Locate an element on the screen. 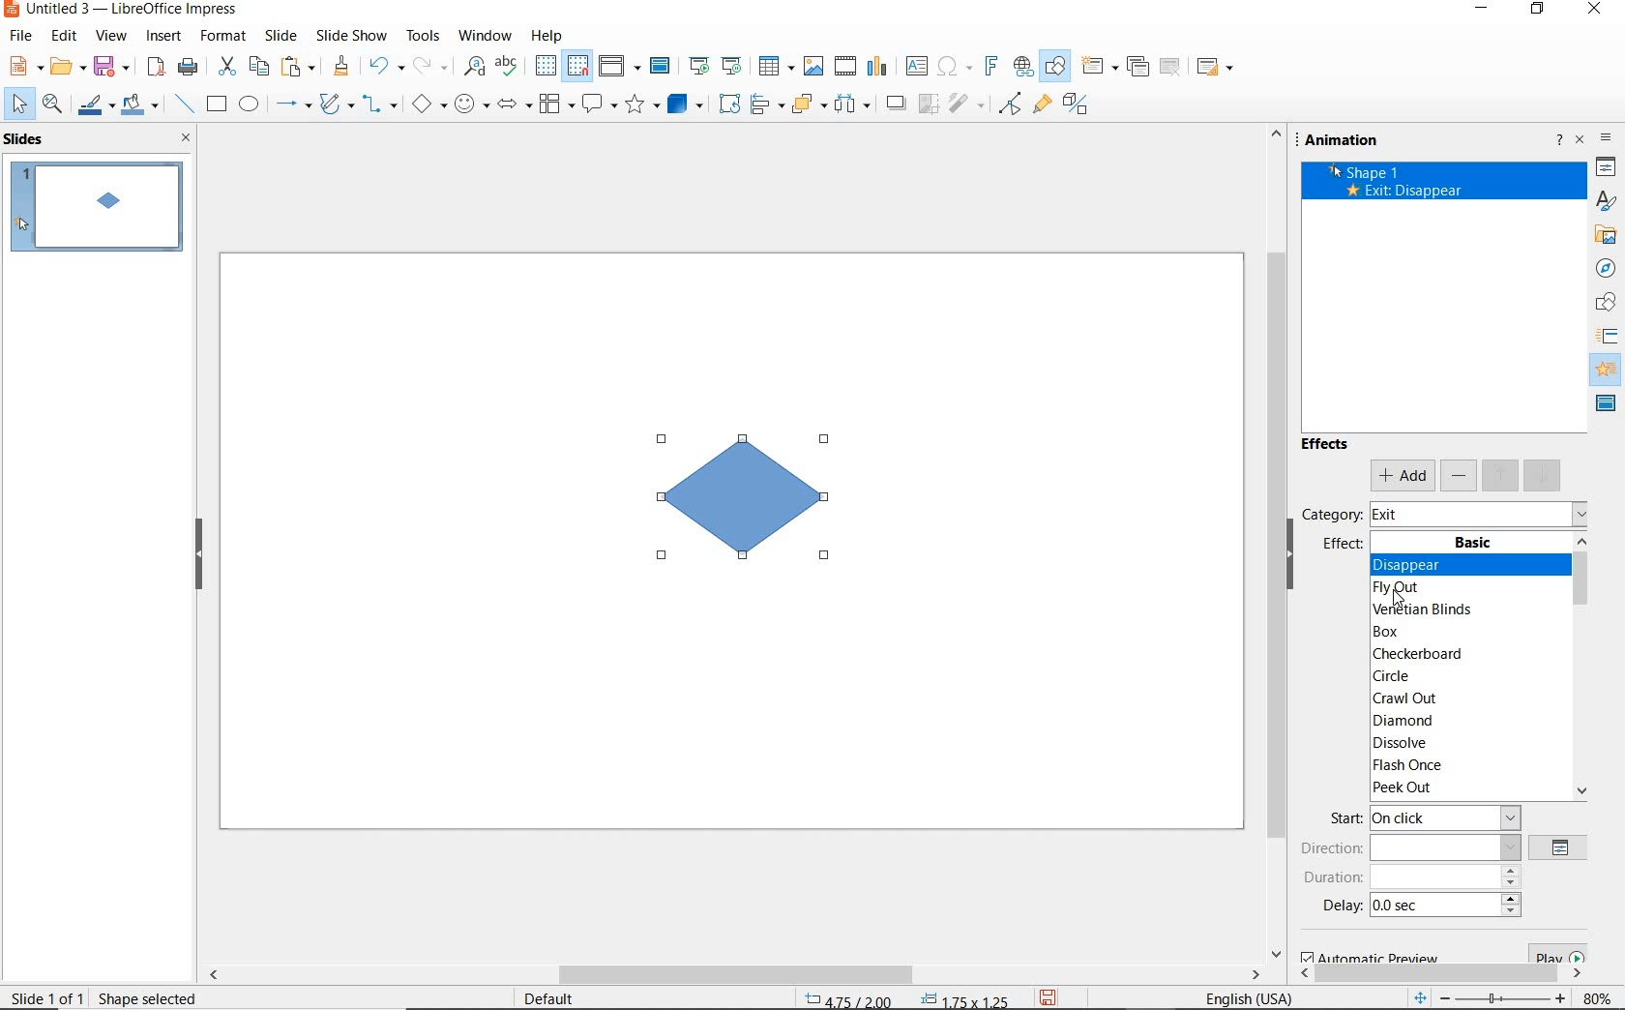 This screenshot has width=1625, height=1010. scrollbar is located at coordinates (743, 971).